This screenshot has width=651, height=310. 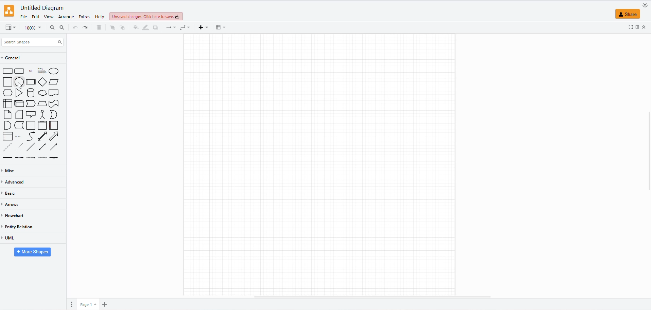 What do you see at coordinates (55, 158) in the screenshot?
I see `arrow with fields` at bounding box center [55, 158].